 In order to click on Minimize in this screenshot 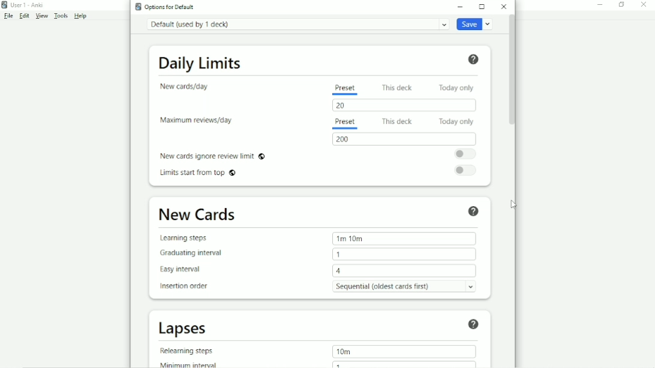, I will do `click(600, 5)`.